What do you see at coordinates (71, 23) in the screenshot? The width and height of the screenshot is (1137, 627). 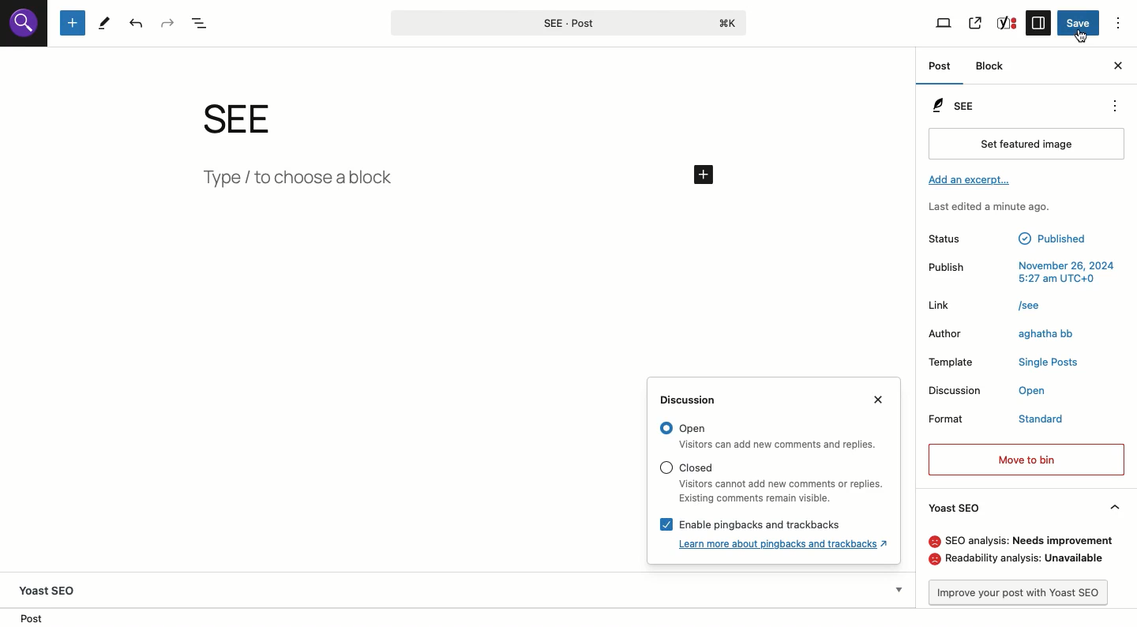 I see `Add new block` at bounding box center [71, 23].